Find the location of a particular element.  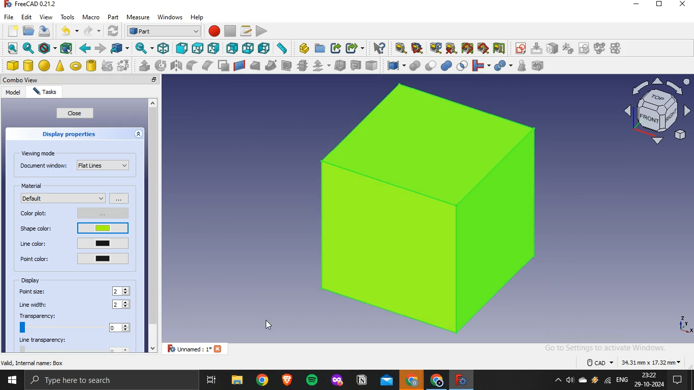

notion is located at coordinates (362, 381).